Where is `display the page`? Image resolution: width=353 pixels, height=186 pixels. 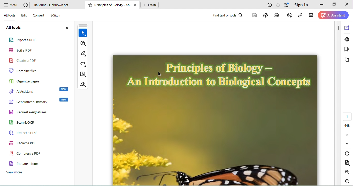
display the page is located at coordinates (347, 162).